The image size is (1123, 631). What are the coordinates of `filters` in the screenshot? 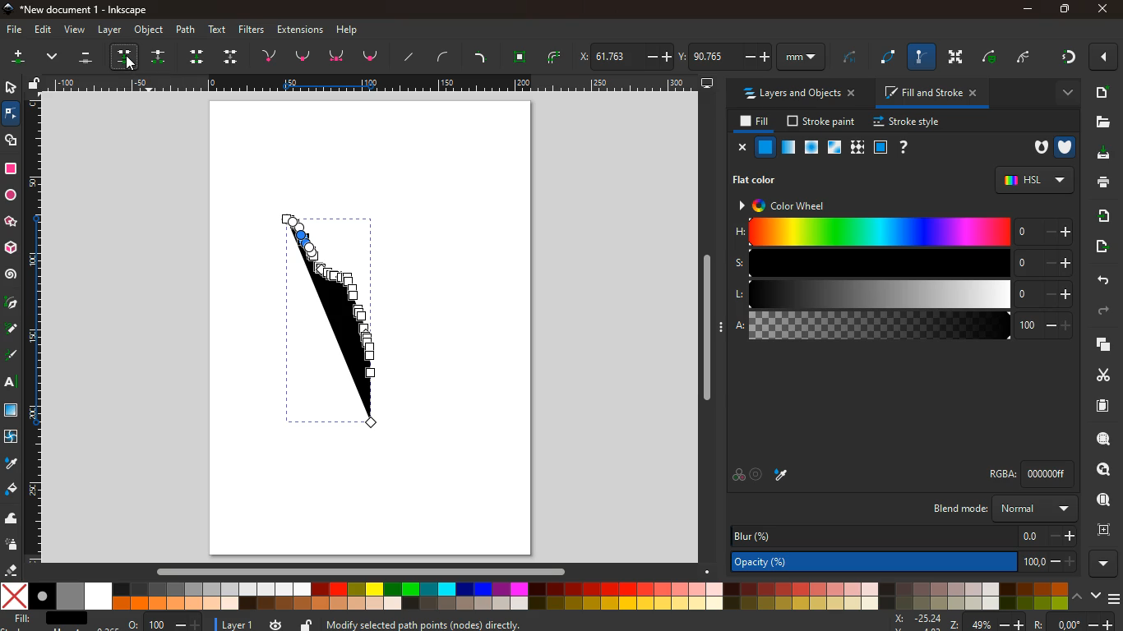 It's located at (254, 30).